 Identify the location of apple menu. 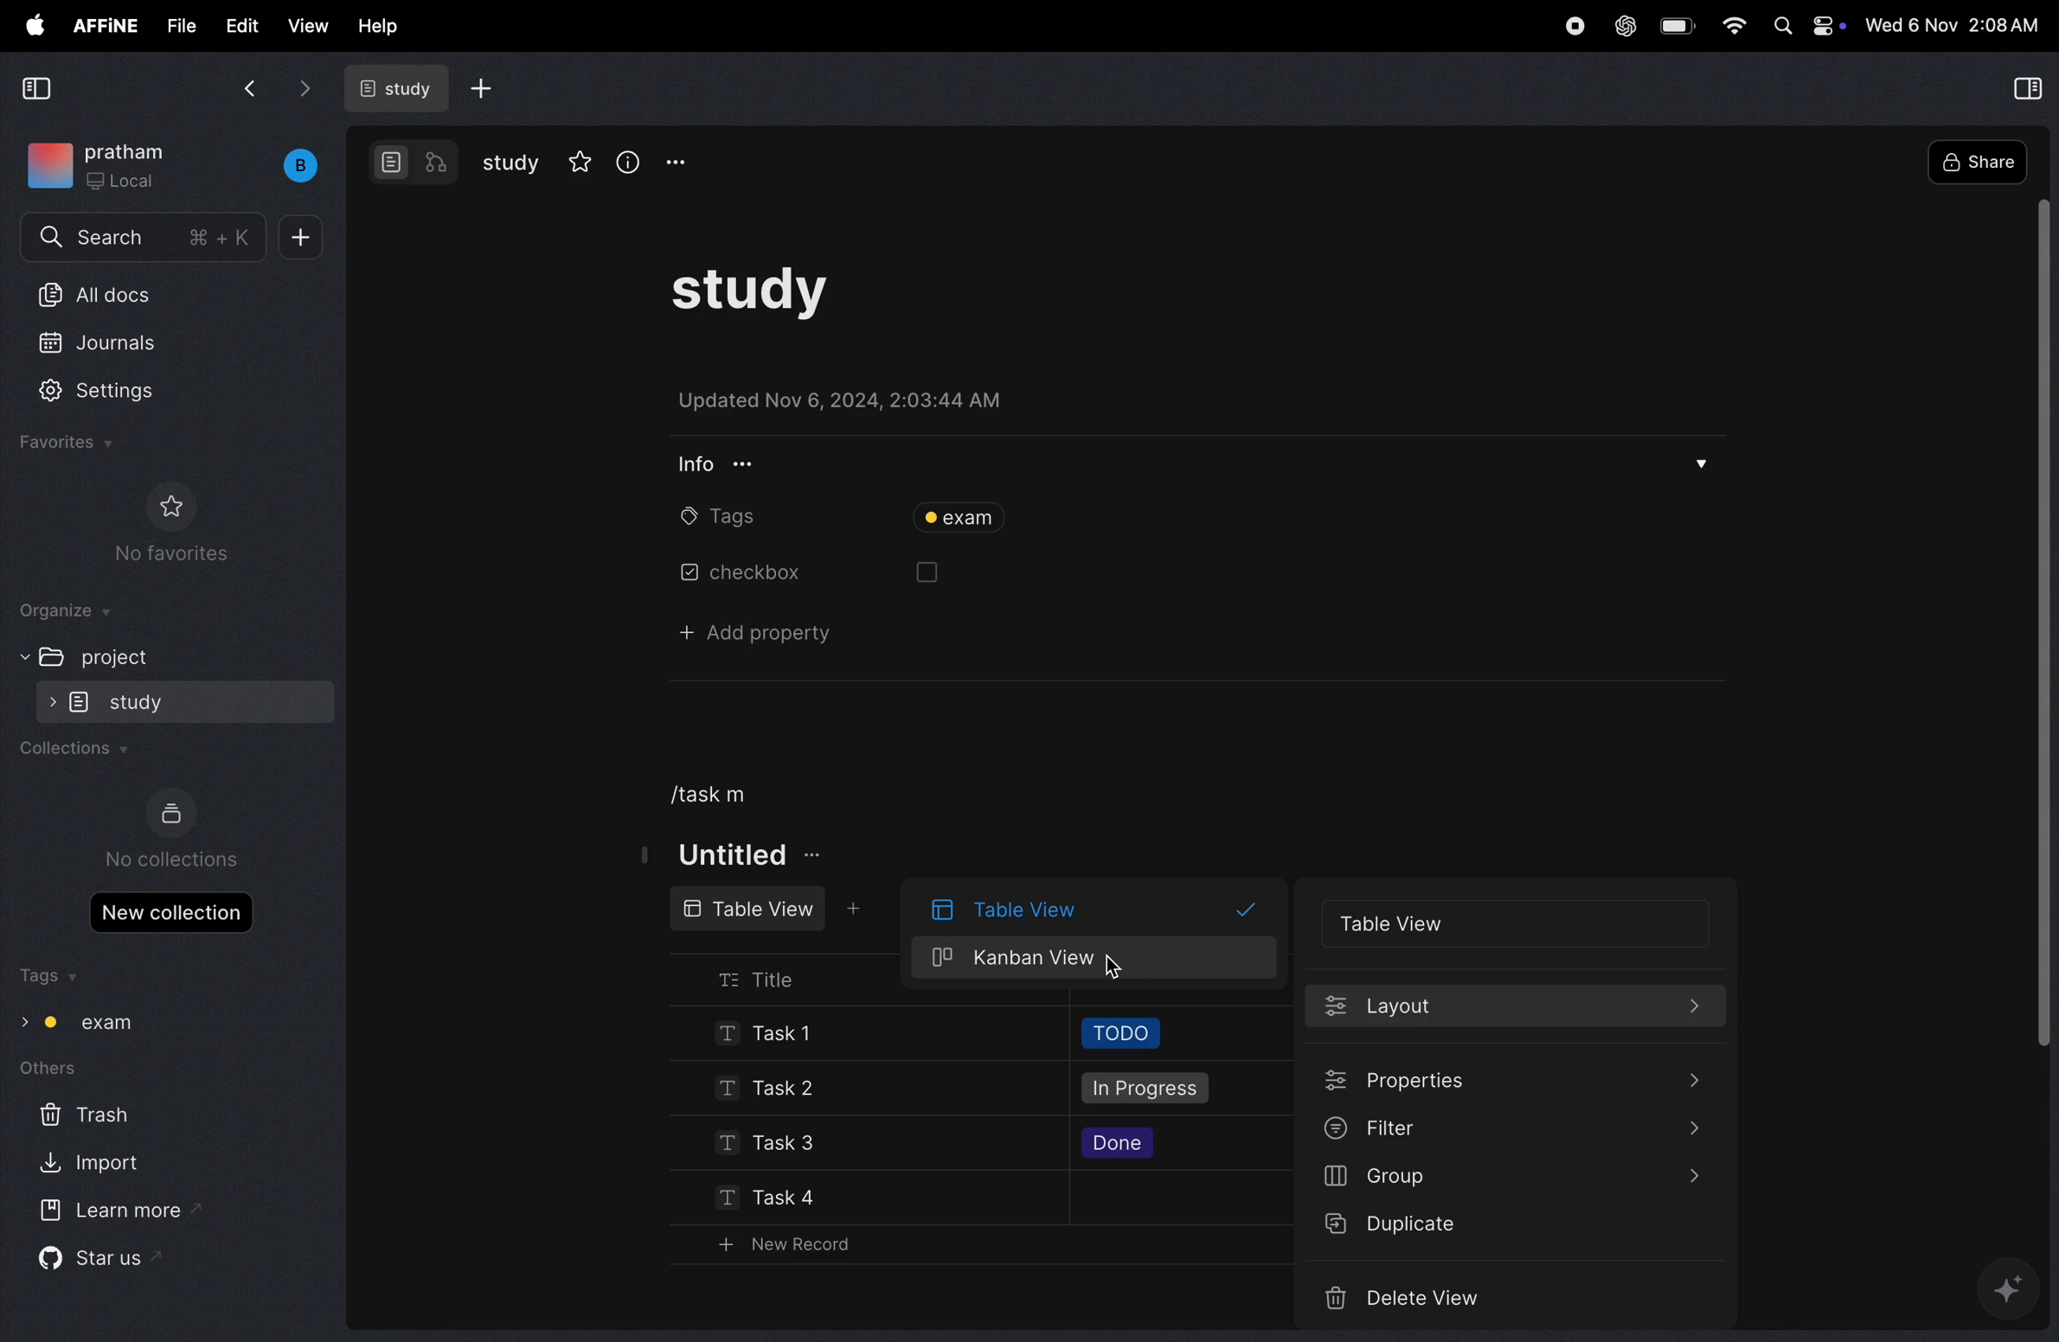
(29, 25).